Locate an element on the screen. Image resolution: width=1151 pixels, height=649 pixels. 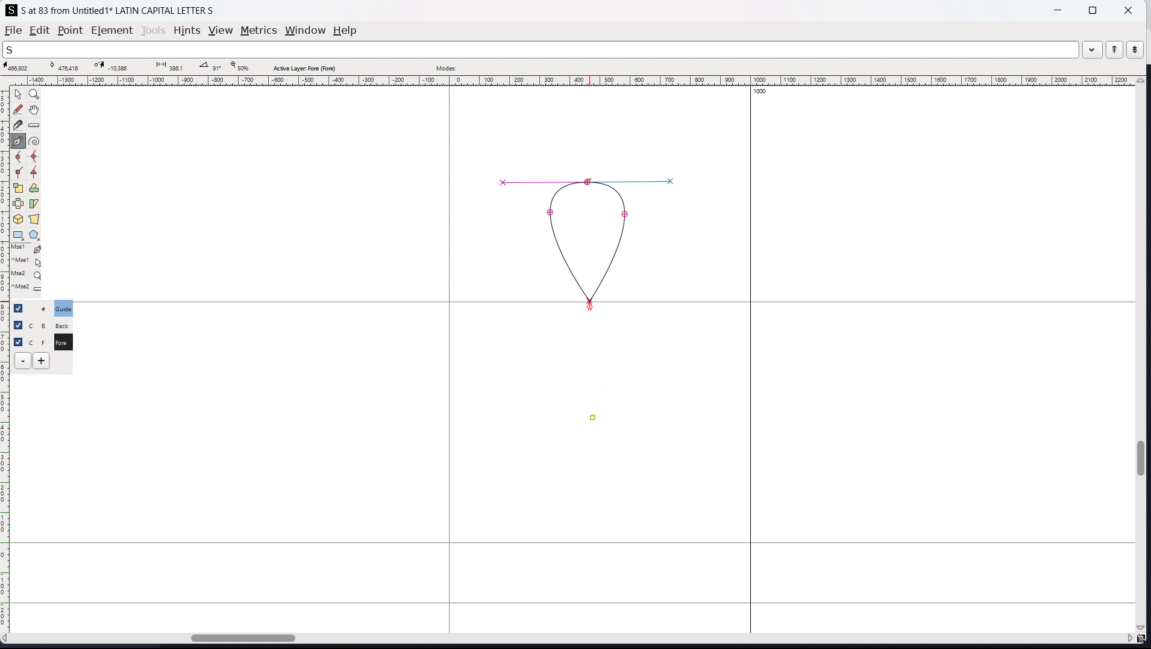
Mse2 is located at coordinates (28, 275).